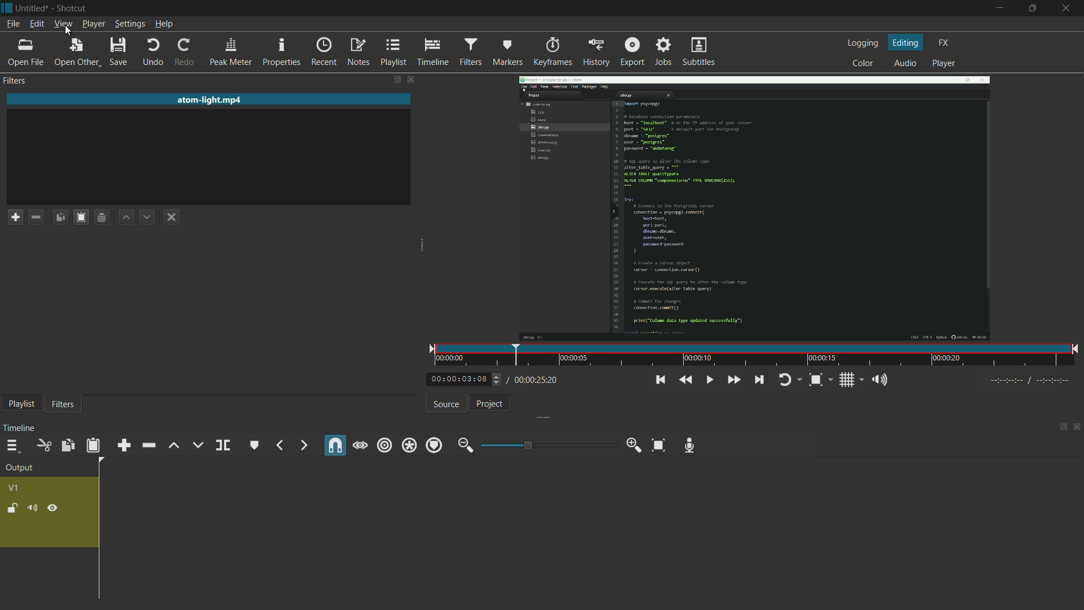 Image resolution: width=1084 pixels, height=610 pixels. Describe the element at coordinates (535, 380) in the screenshot. I see `total time` at that location.